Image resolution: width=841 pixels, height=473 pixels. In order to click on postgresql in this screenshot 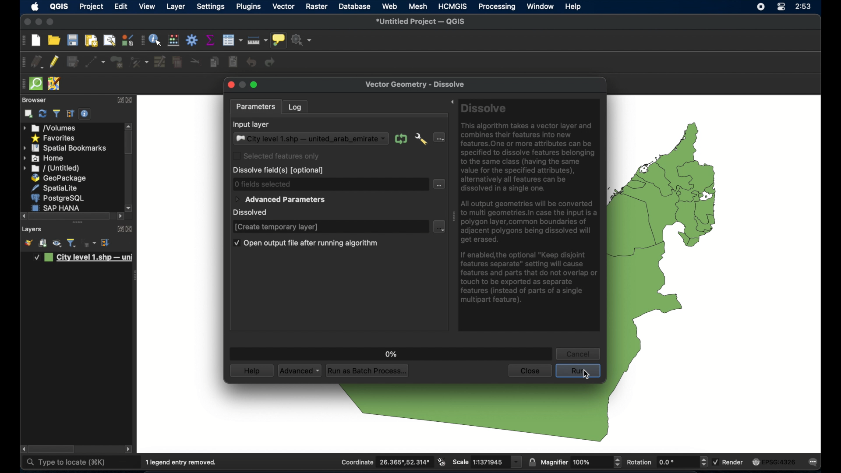, I will do `click(59, 198)`.